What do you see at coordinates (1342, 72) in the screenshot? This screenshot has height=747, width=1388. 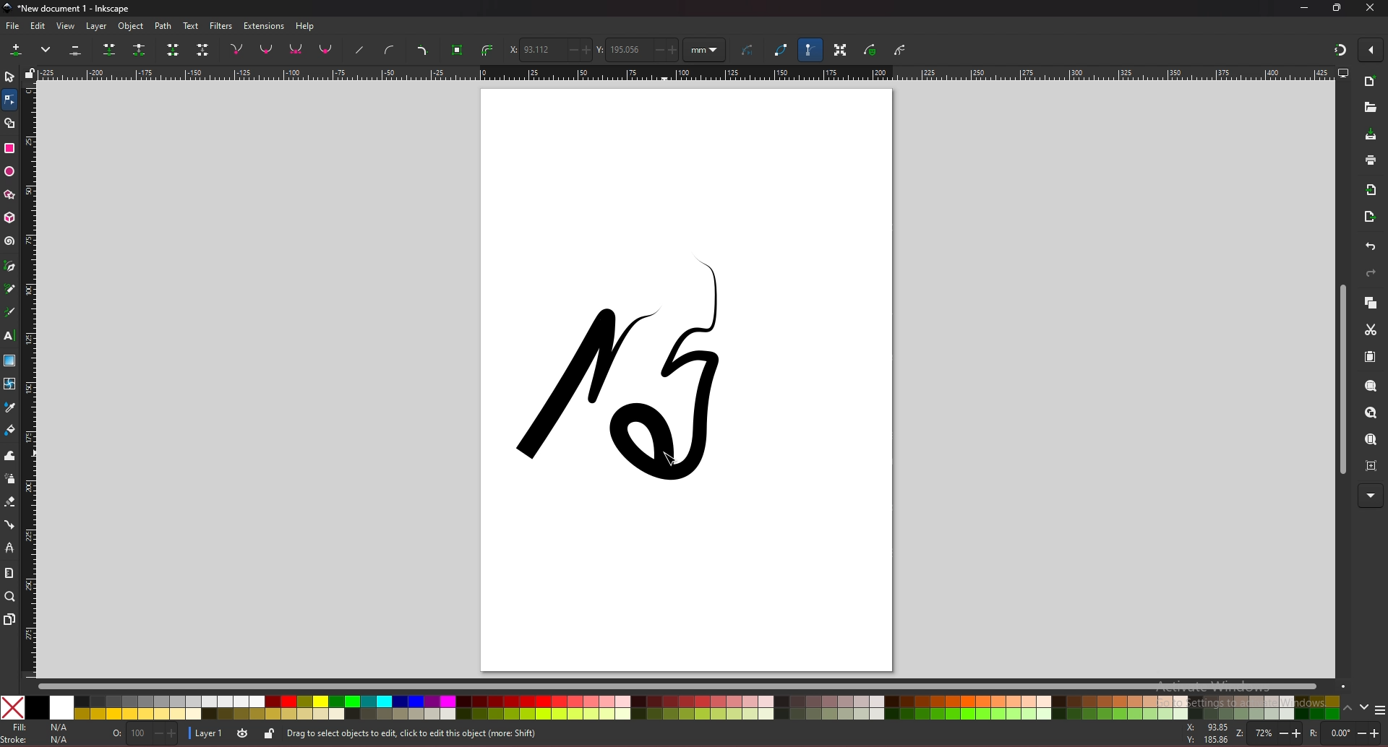 I see `display options` at bounding box center [1342, 72].